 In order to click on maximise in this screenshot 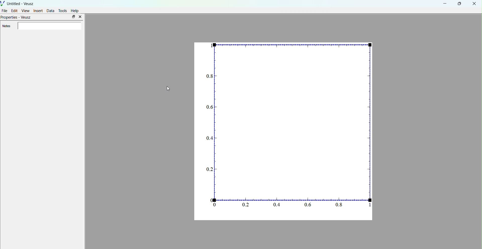, I will do `click(458, 4)`.